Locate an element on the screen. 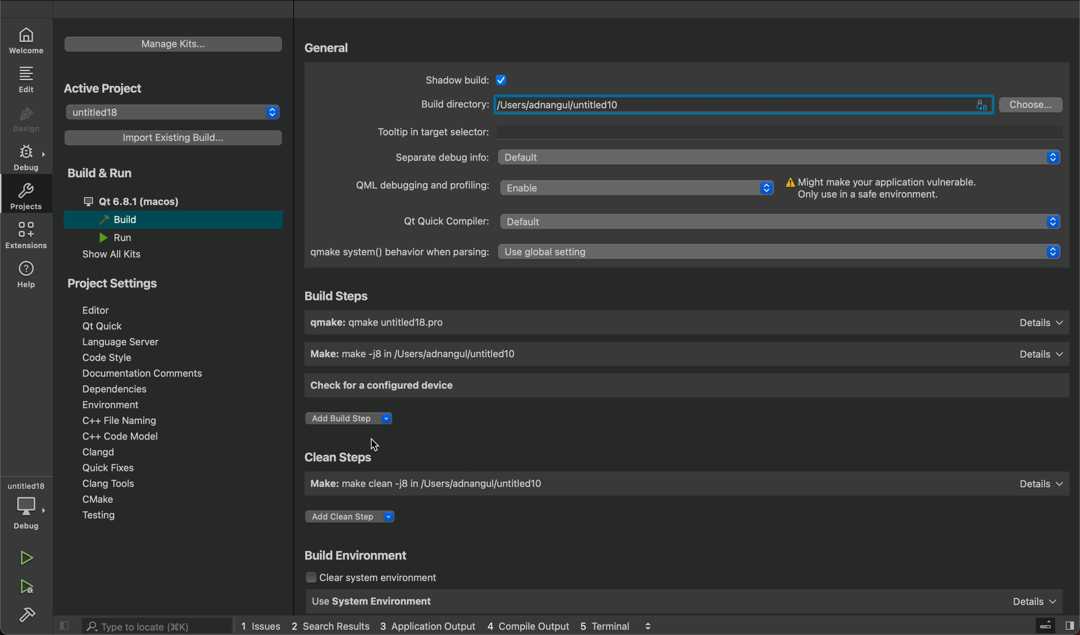 The width and height of the screenshot is (1080, 635). Documentation Comments is located at coordinates (143, 373).